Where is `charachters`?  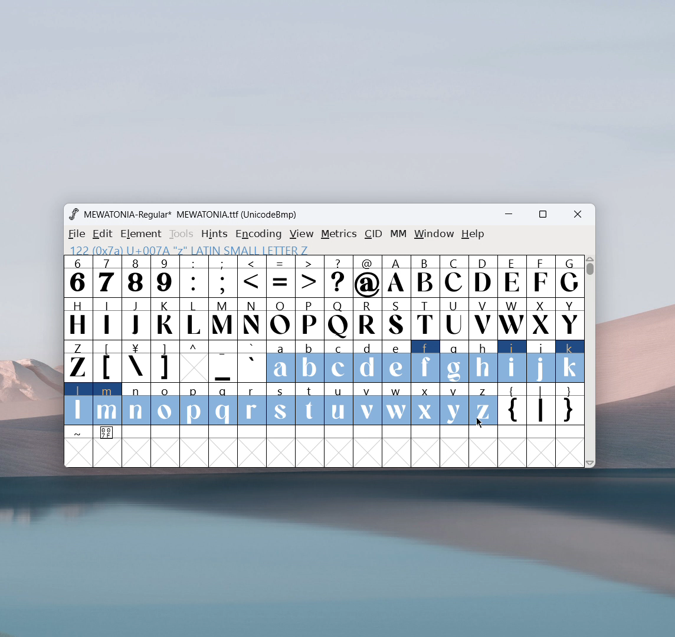
charachters is located at coordinates (194, 319).